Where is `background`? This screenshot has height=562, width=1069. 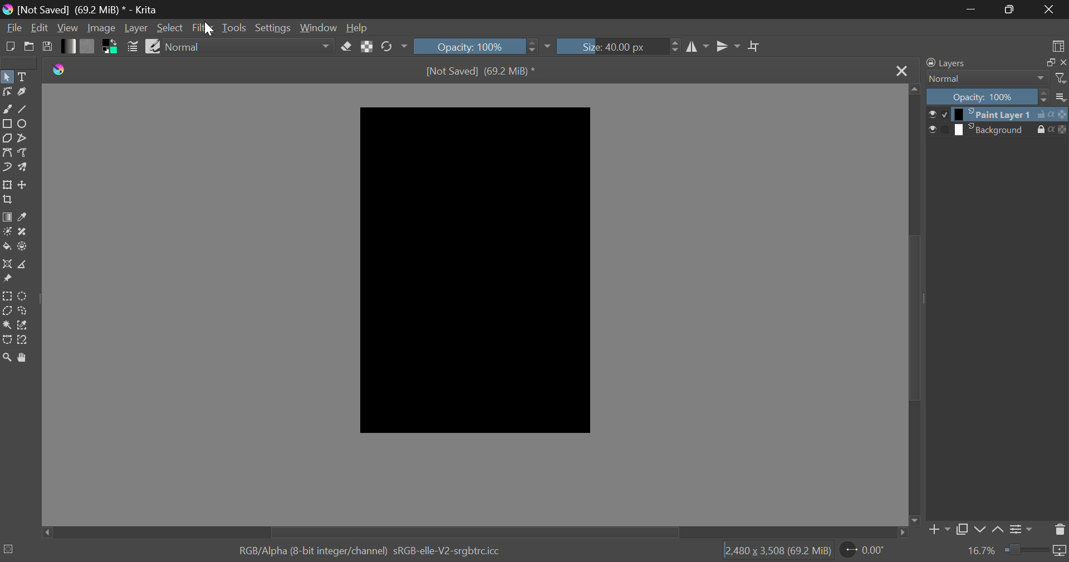
background is located at coordinates (990, 129).